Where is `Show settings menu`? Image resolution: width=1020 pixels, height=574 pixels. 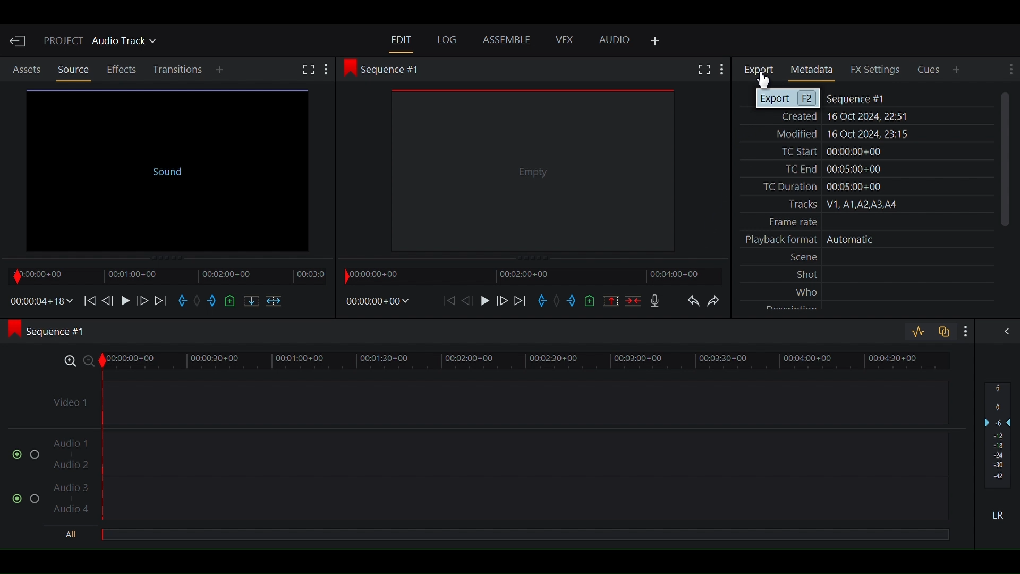 Show settings menu is located at coordinates (963, 331).